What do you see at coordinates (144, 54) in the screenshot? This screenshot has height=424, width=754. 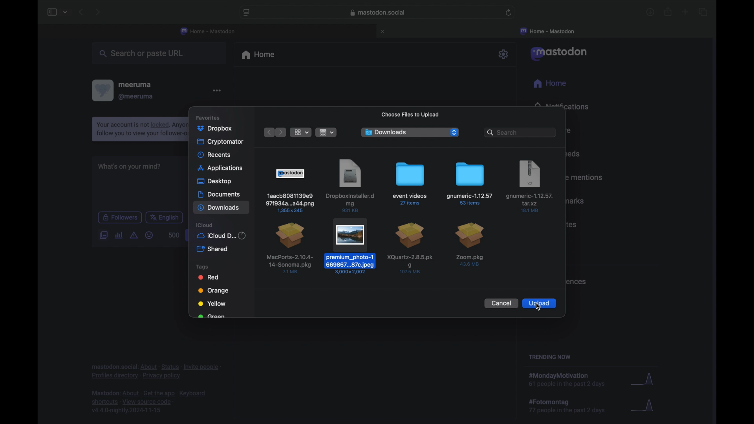 I see `search or paste url` at bounding box center [144, 54].